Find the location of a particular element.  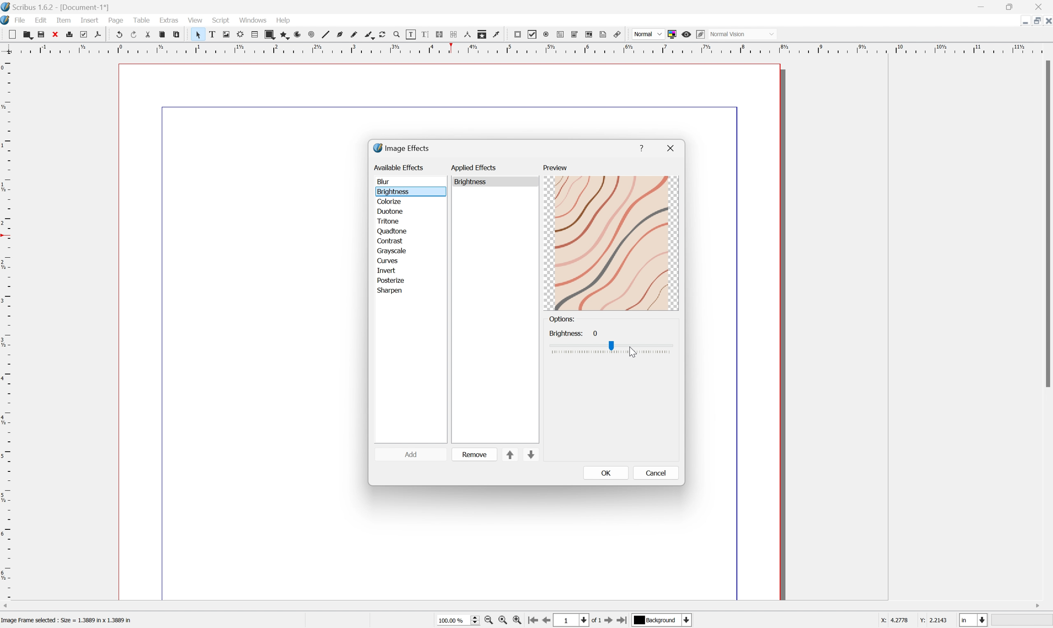

Zoom Out is located at coordinates (488, 621).